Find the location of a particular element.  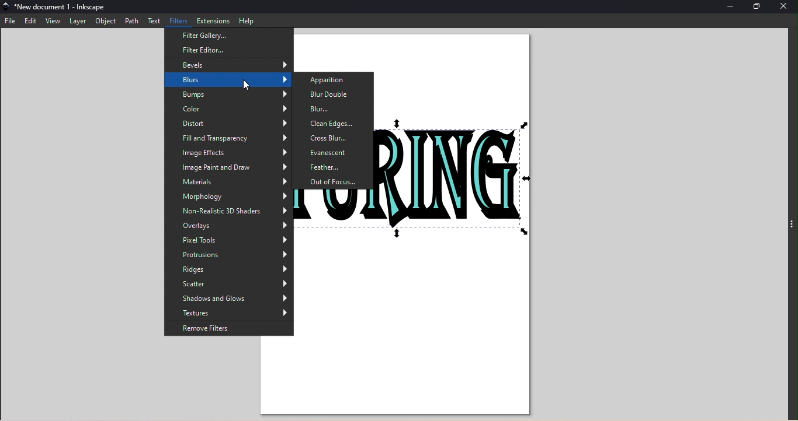

Minimize is located at coordinates (732, 8).